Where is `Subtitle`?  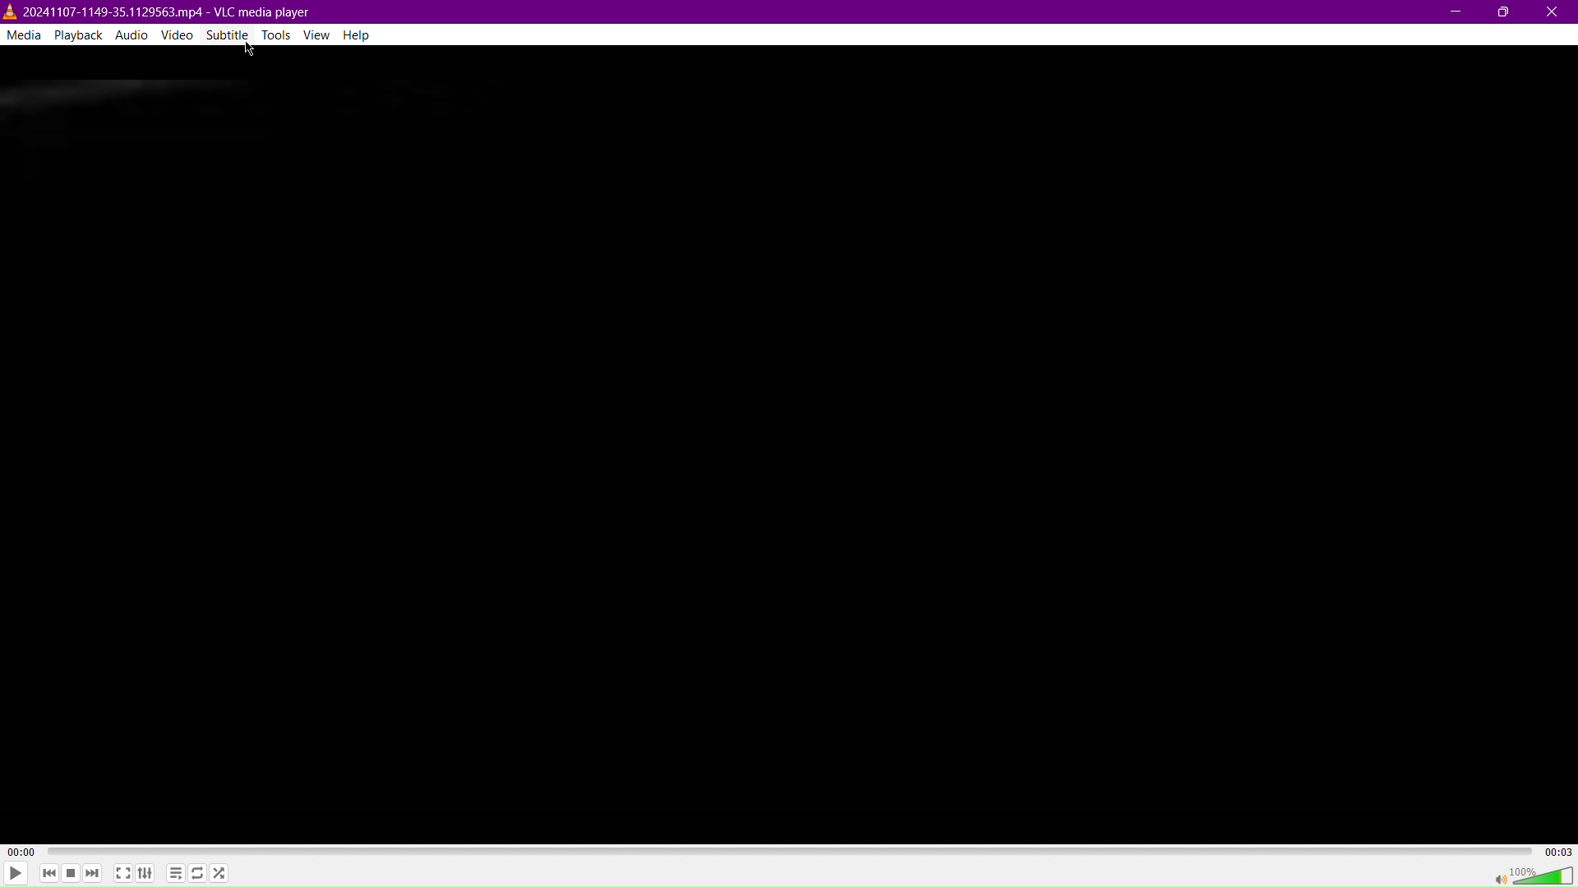 Subtitle is located at coordinates (228, 34).